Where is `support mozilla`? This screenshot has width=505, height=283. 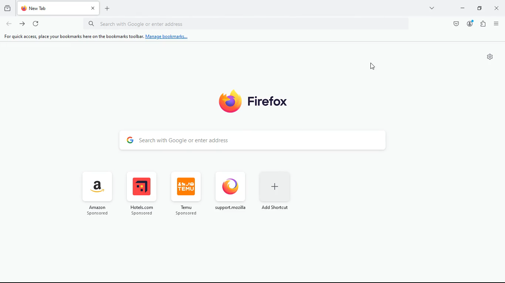
support mozilla is located at coordinates (230, 195).